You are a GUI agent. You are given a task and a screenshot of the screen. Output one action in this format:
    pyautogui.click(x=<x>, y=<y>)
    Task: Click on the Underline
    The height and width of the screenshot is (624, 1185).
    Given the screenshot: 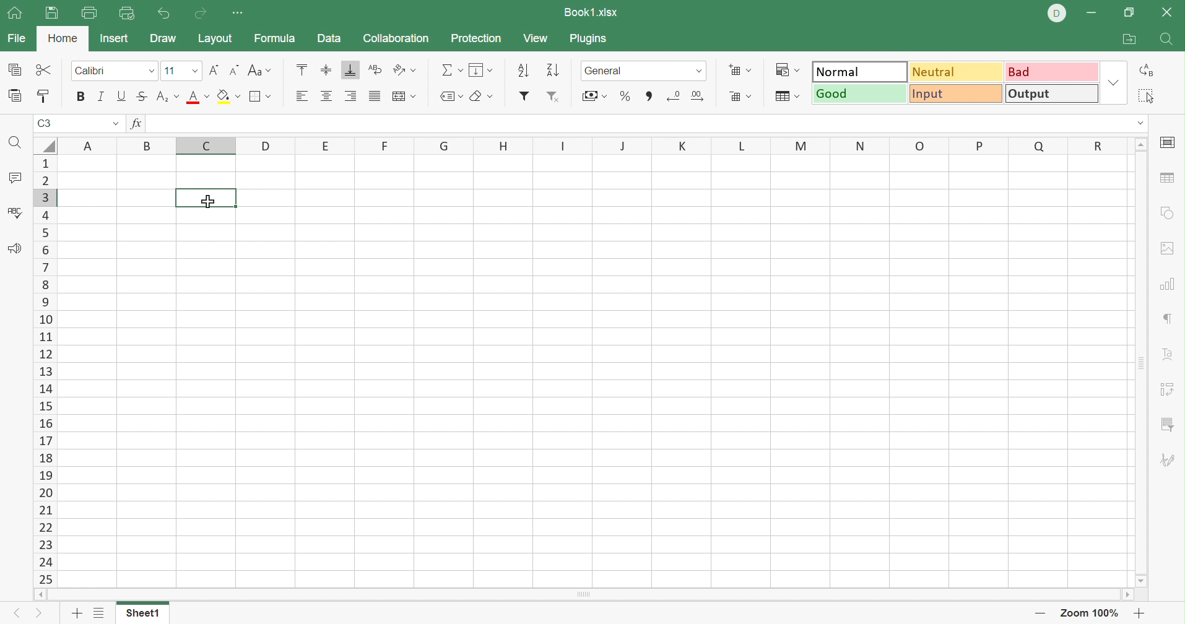 What is the action you would take?
    pyautogui.click(x=121, y=95)
    